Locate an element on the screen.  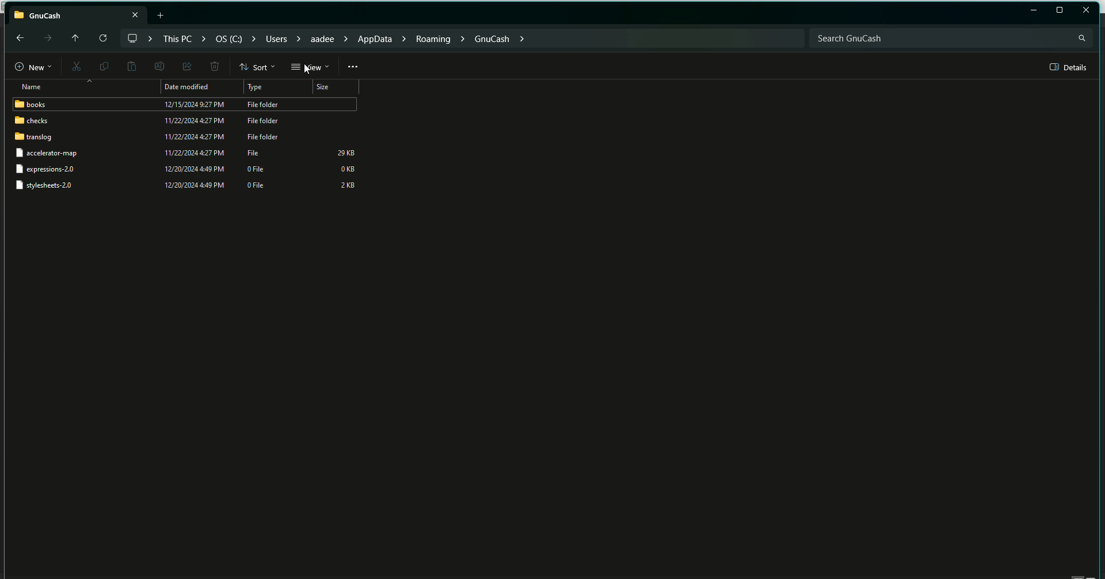
expressions is located at coordinates (49, 169).